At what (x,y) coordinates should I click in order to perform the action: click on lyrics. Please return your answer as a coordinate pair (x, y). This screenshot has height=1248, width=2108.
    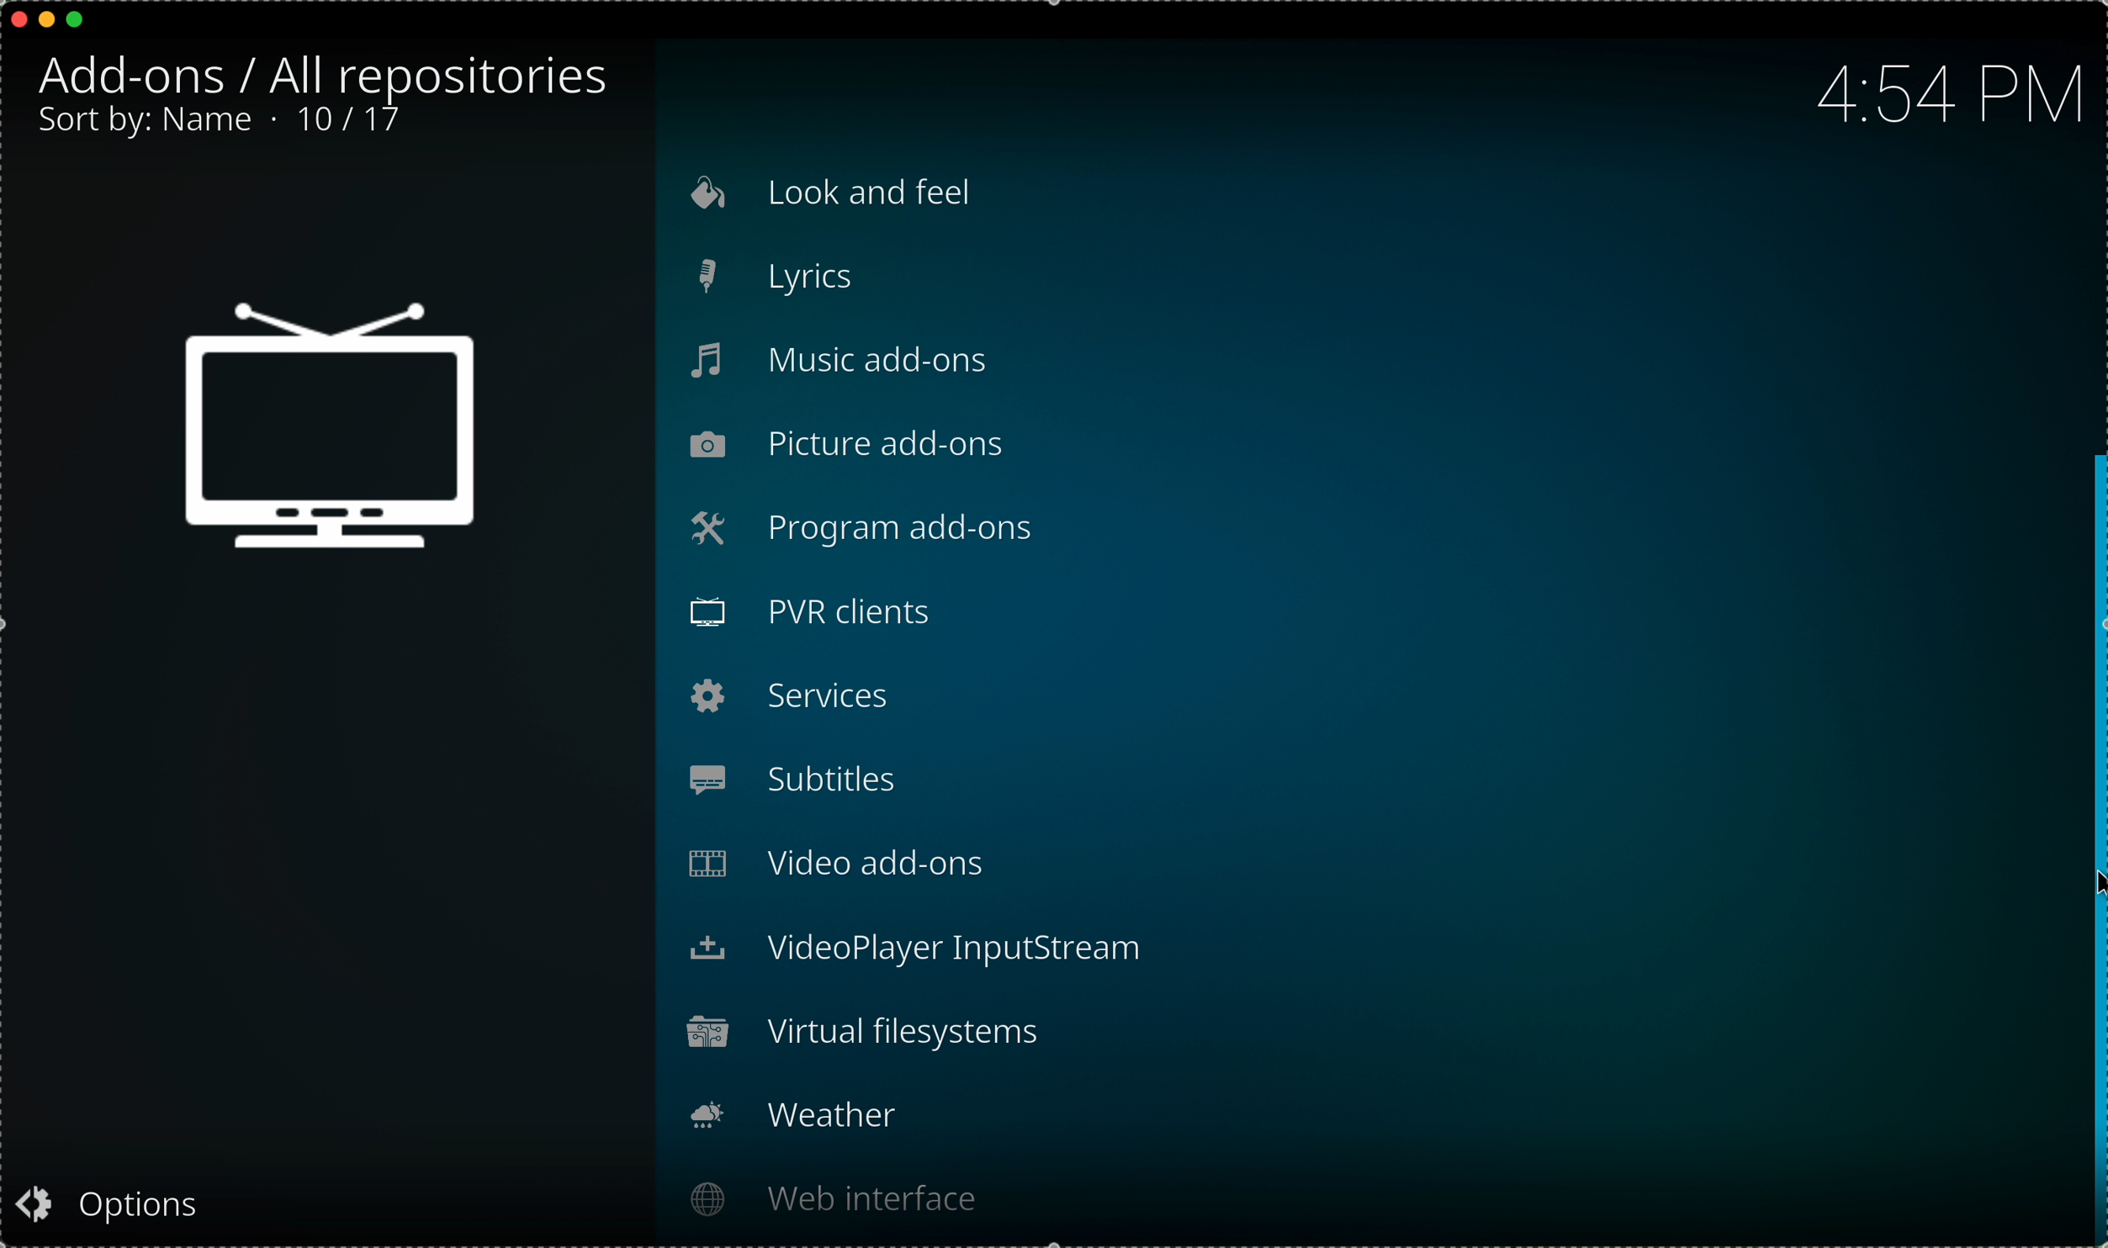
    Looking at the image, I should click on (852, 278).